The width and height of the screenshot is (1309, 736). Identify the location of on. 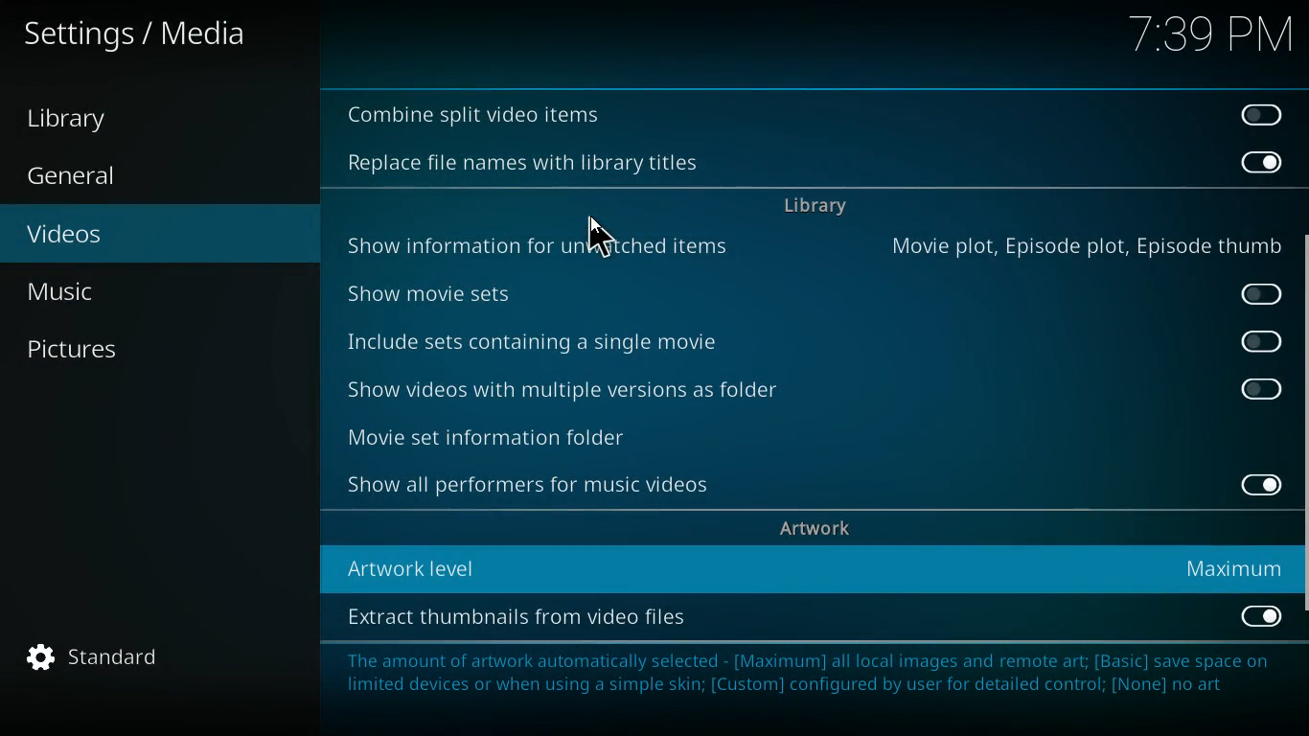
(1261, 161).